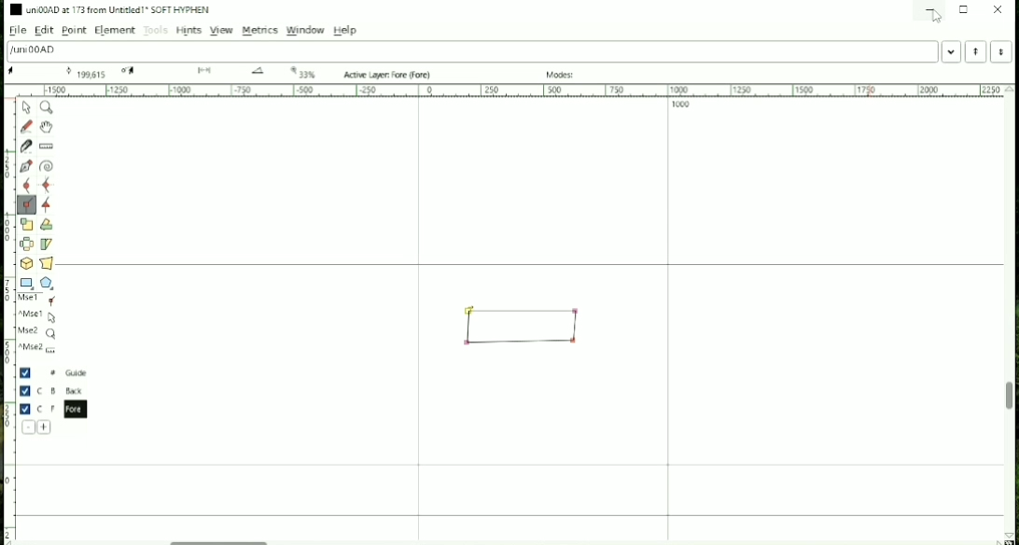  I want to click on ^Mse1, so click(39, 316).